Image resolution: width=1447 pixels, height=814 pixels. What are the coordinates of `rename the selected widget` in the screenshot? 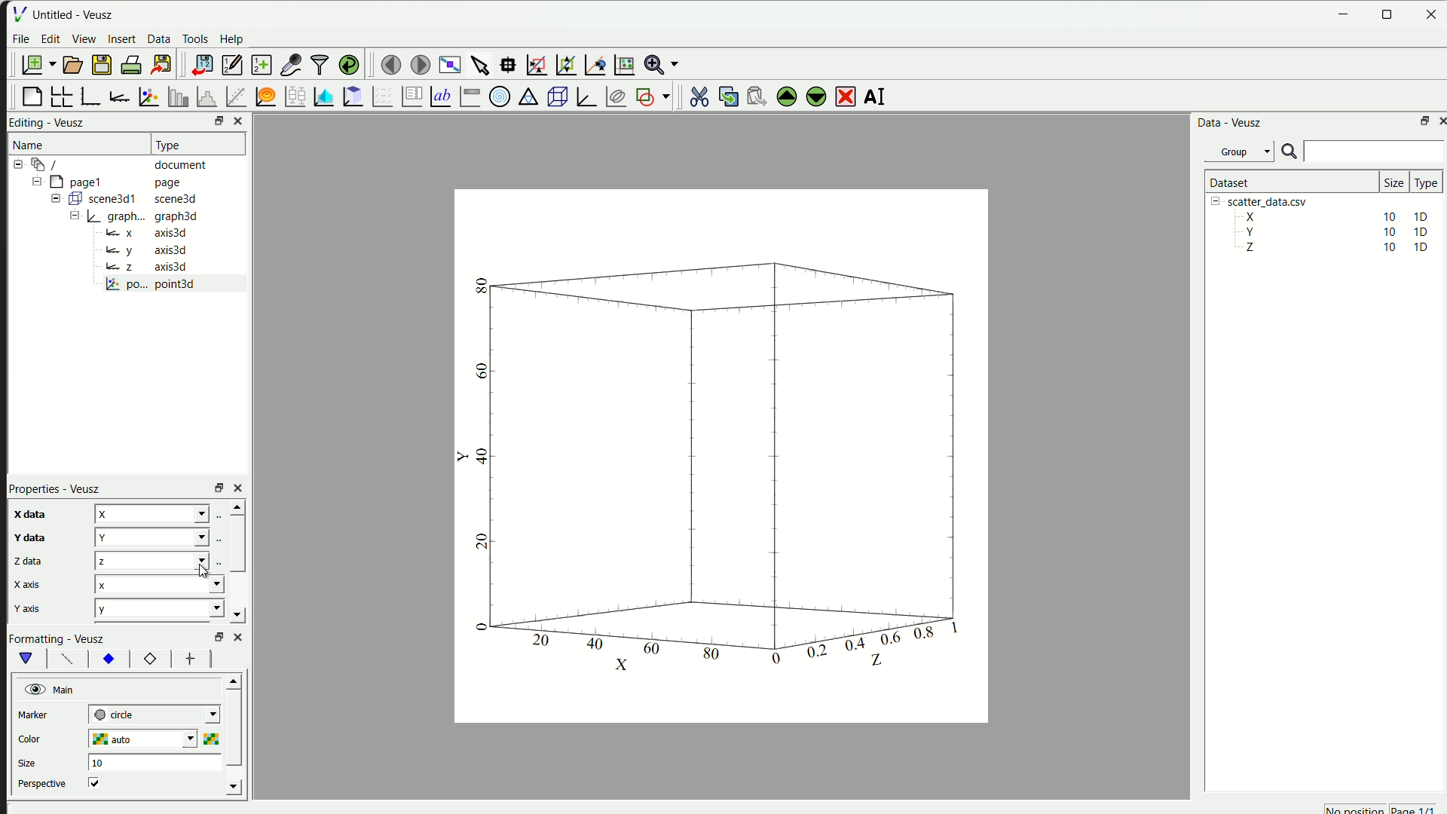 It's located at (874, 96).